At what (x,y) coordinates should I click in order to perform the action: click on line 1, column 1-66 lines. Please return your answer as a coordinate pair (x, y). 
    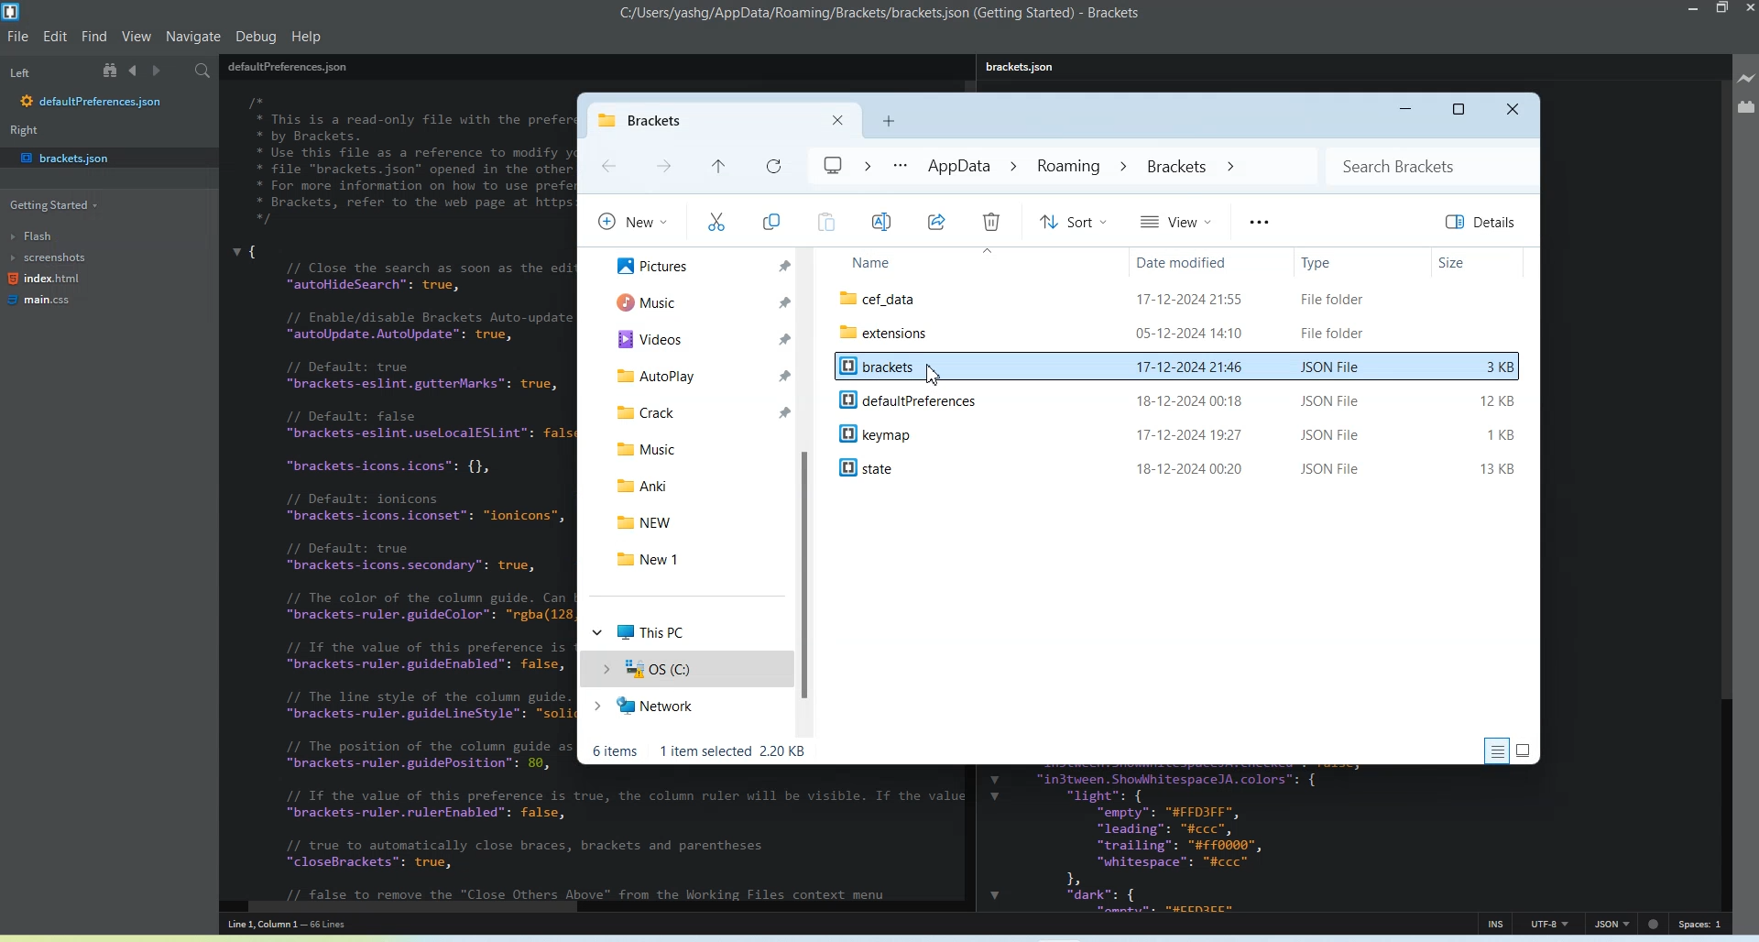
    Looking at the image, I should click on (309, 926).